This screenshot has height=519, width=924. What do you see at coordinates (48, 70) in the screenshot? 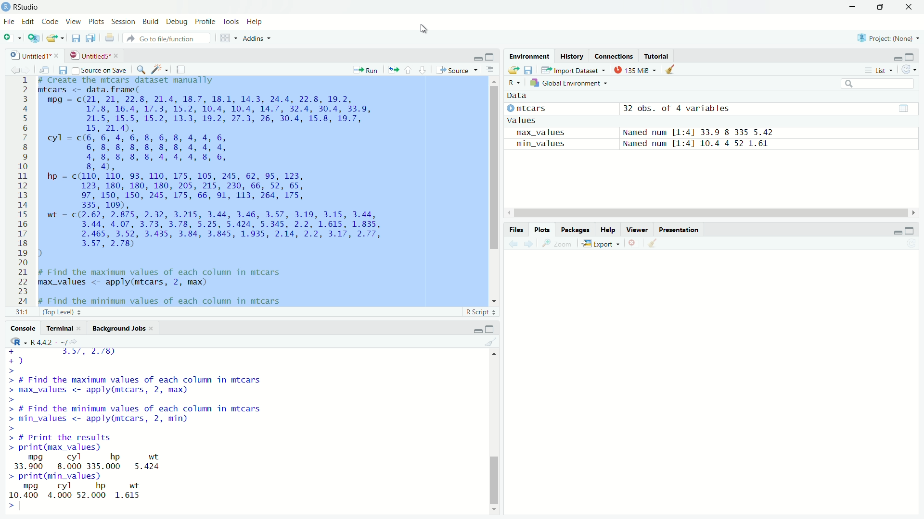
I see `move` at bounding box center [48, 70].